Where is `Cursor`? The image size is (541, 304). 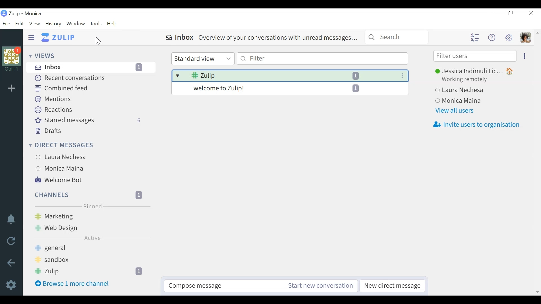
Cursor is located at coordinates (98, 41).